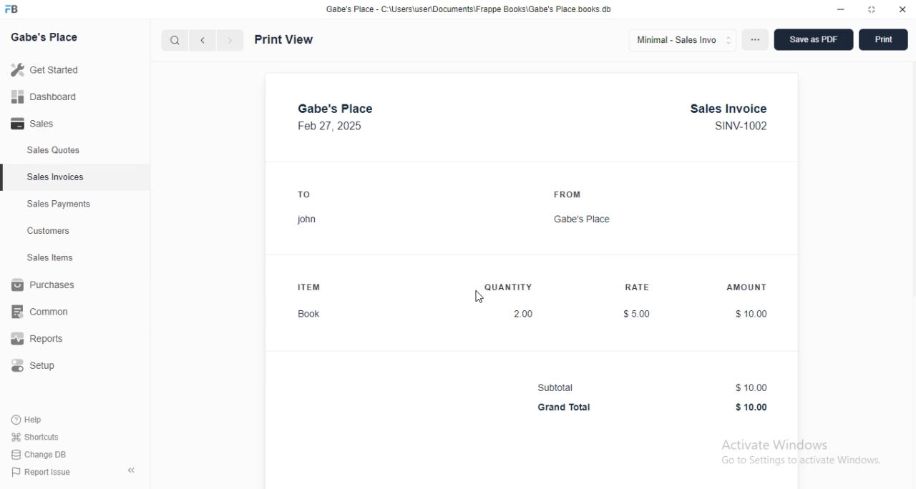 This screenshot has width=916, height=489. What do you see at coordinates (310, 314) in the screenshot?
I see `Book` at bounding box center [310, 314].